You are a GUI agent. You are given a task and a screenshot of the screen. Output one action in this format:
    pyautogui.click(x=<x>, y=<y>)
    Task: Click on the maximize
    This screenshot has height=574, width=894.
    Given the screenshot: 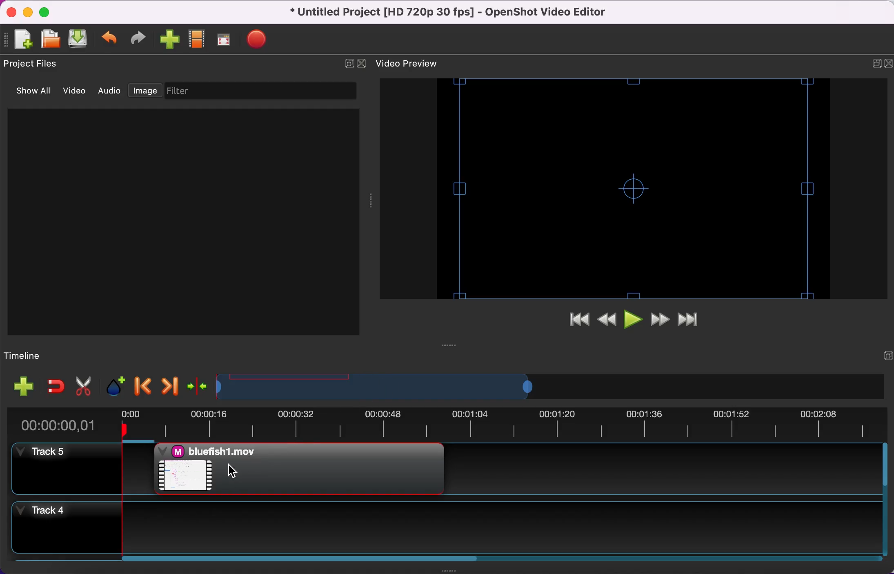 What is the action you would take?
    pyautogui.click(x=49, y=12)
    